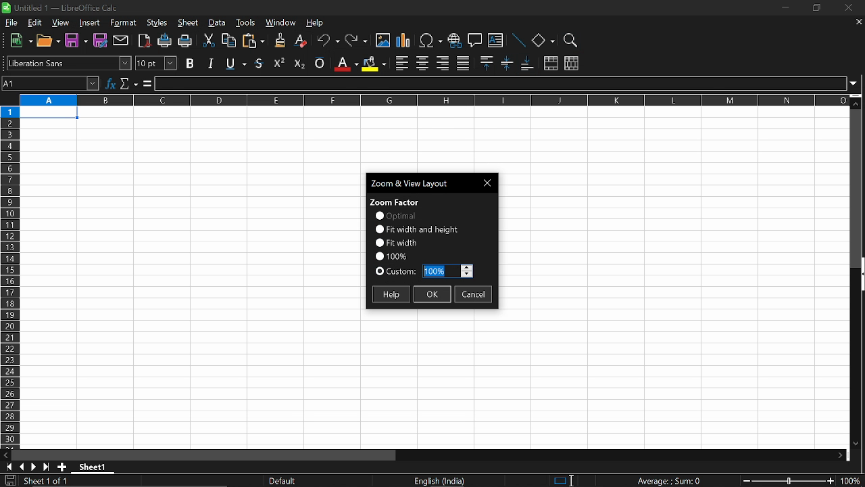  I want to click on copy, so click(228, 43).